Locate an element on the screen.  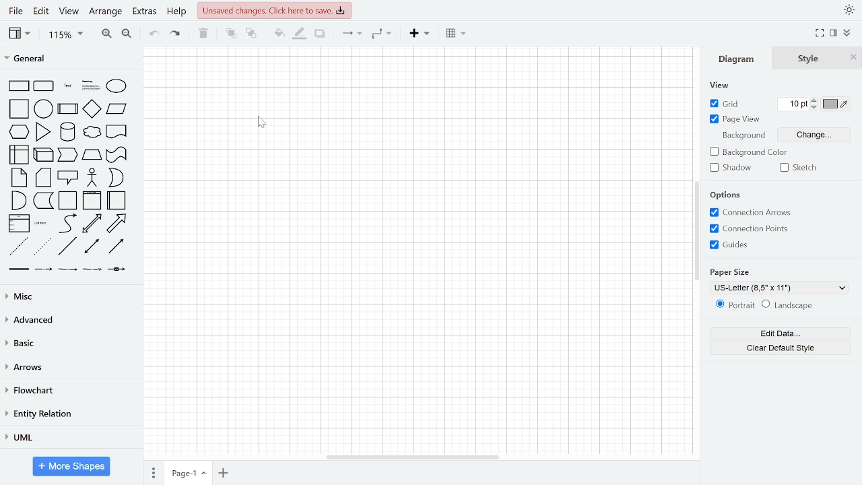
text box is located at coordinates (90, 86).